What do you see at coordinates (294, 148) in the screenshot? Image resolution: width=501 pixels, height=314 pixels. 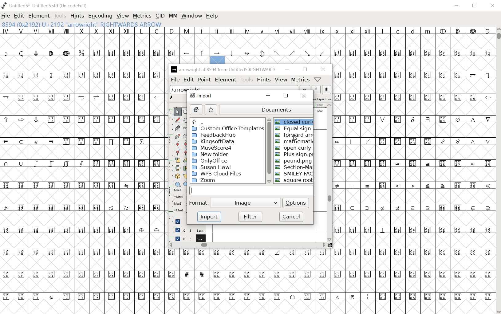 I see `open curly` at bounding box center [294, 148].